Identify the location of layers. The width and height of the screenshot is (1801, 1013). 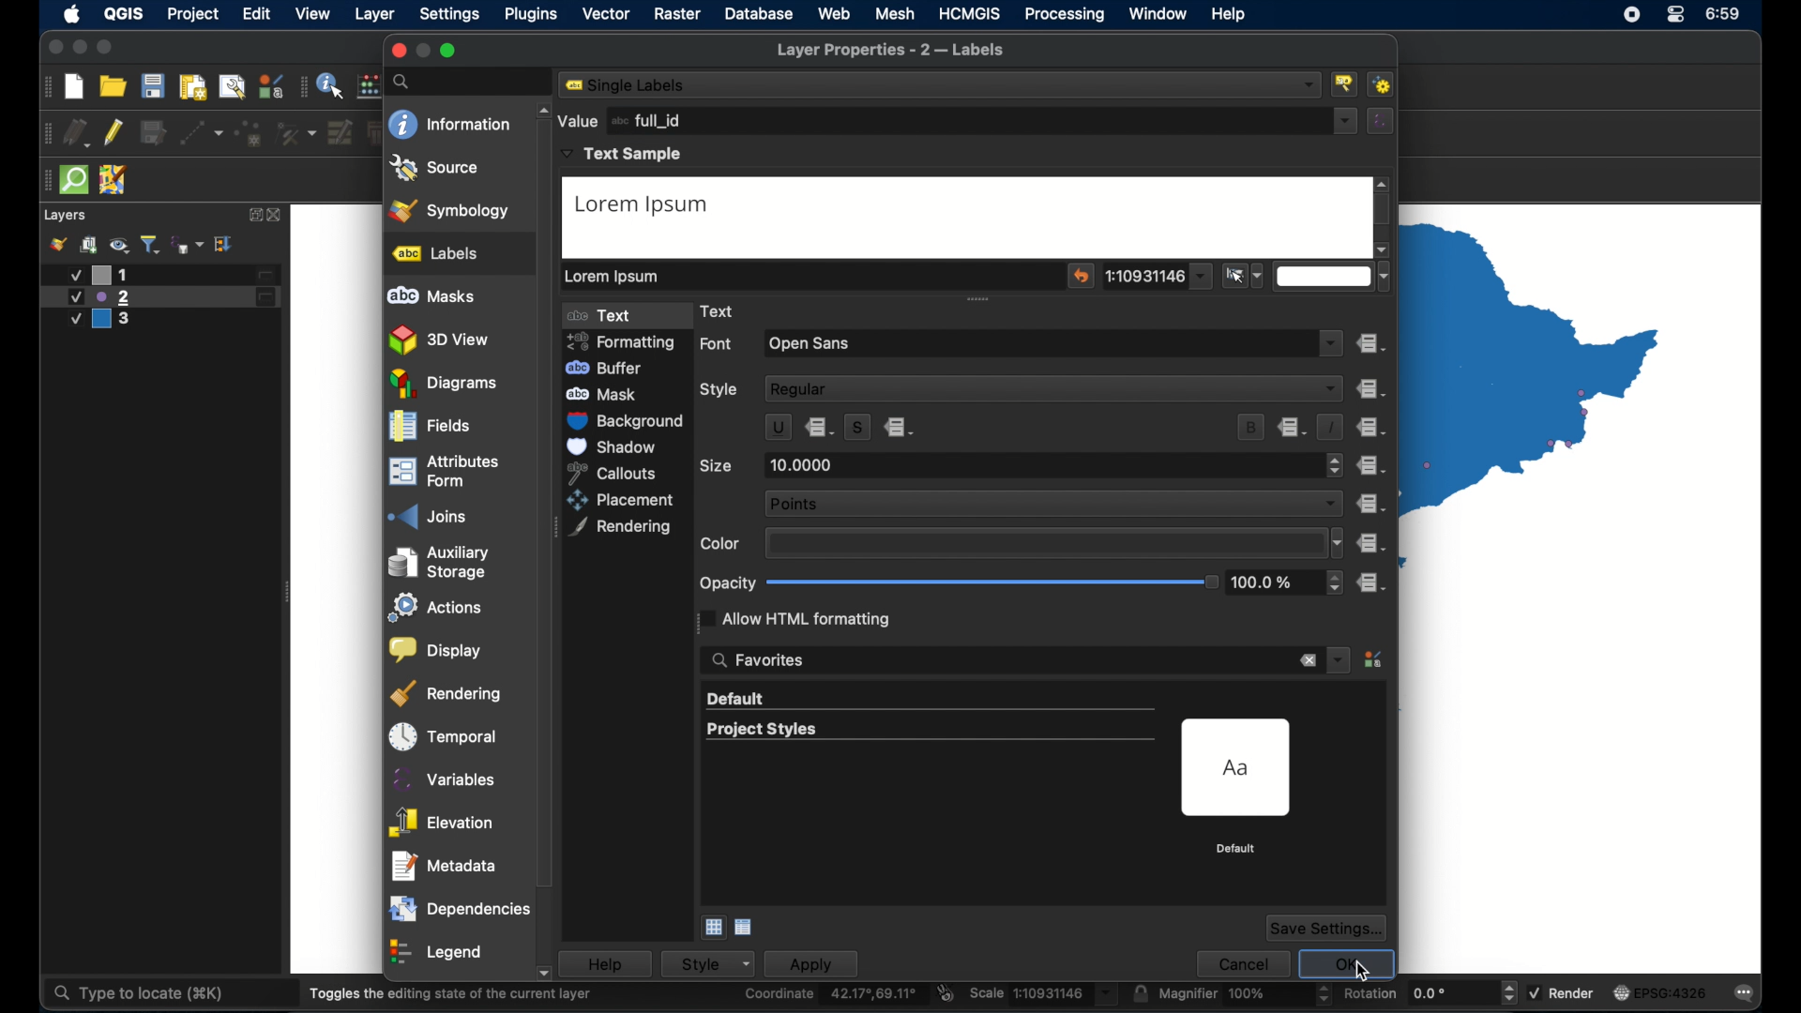
(67, 216).